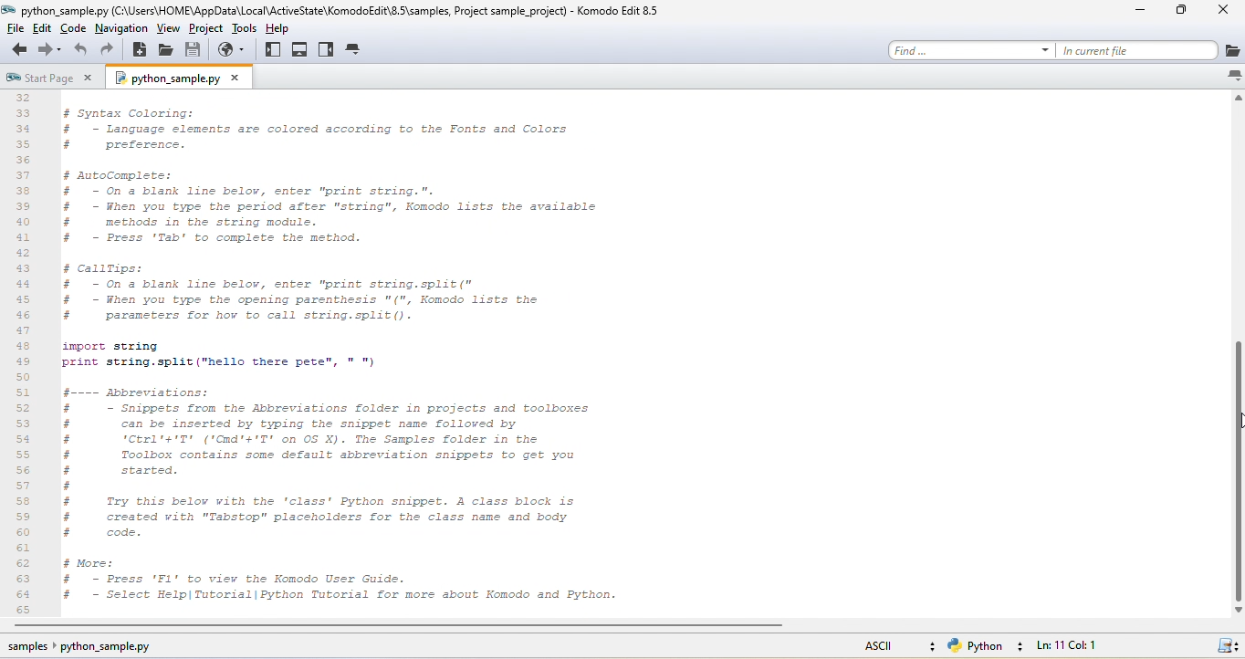  Describe the element at coordinates (197, 51) in the screenshot. I see `save` at that location.